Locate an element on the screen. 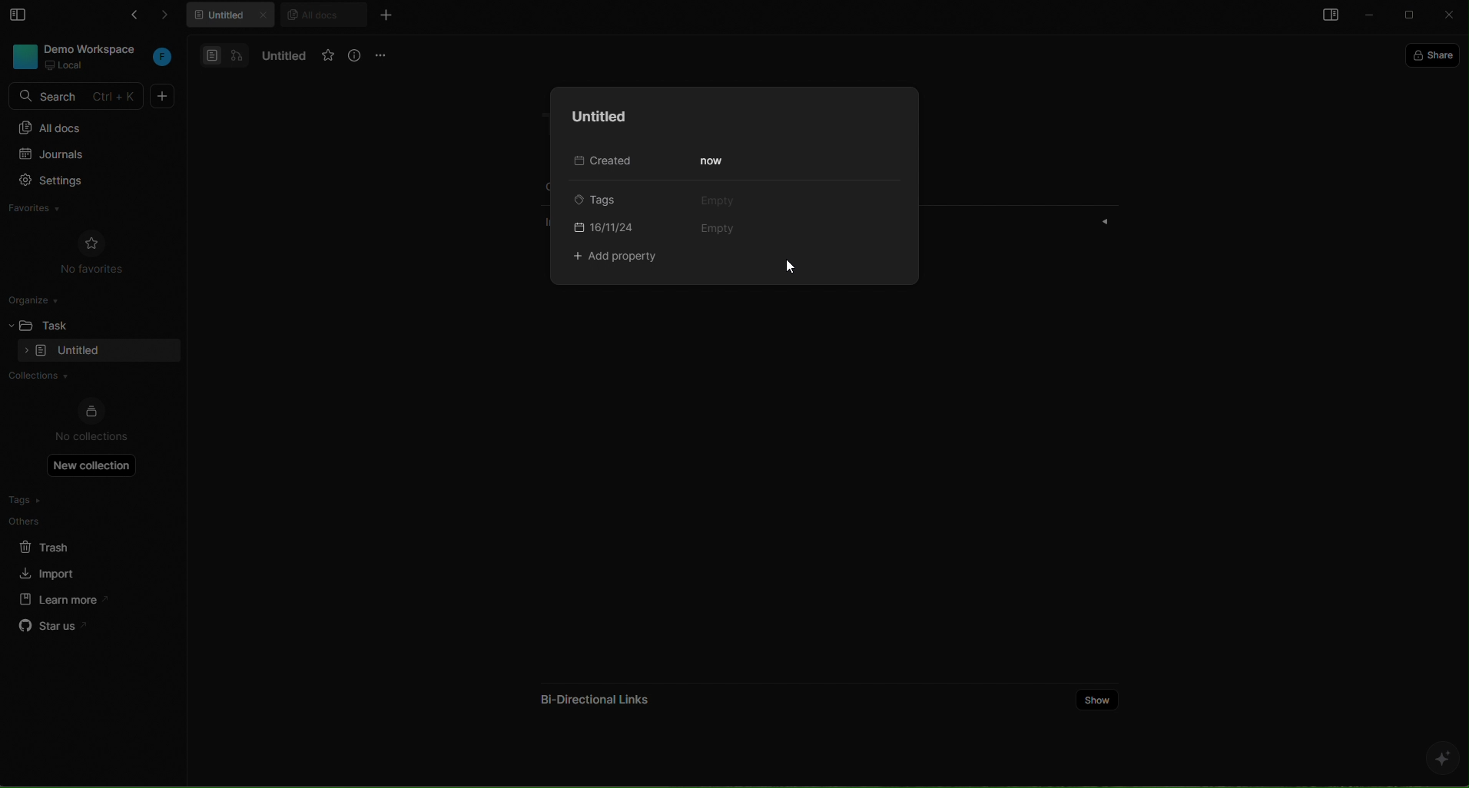  no collections is located at coordinates (91, 422).